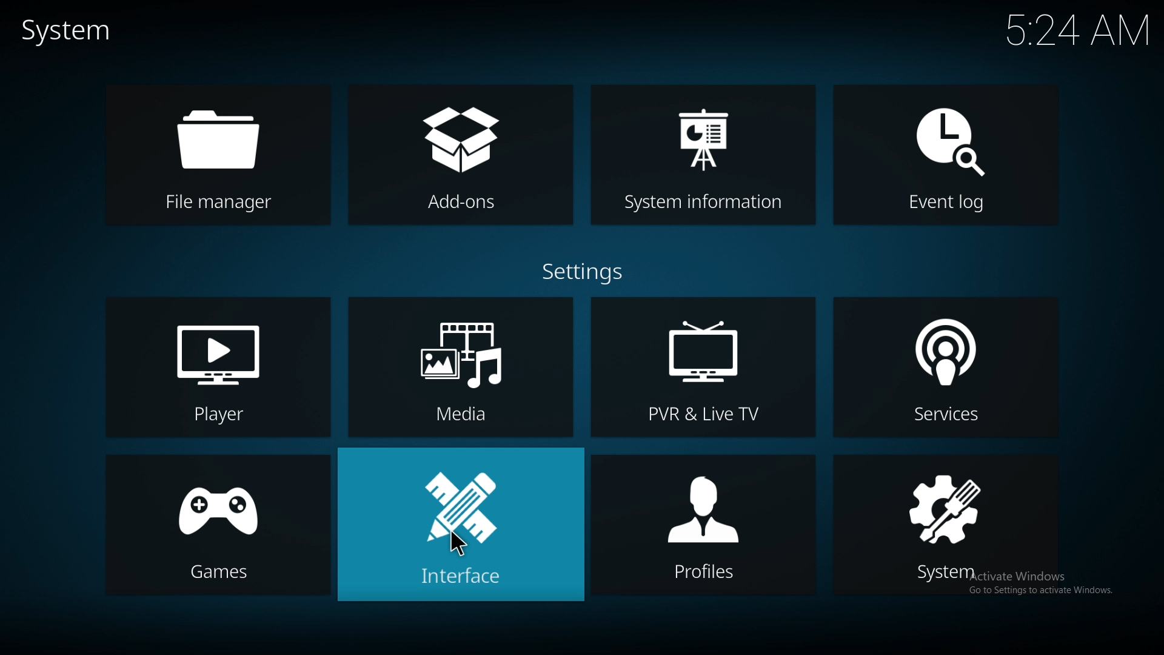  Describe the element at coordinates (704, 523) in the screenshot. I see `profiles` at that location.